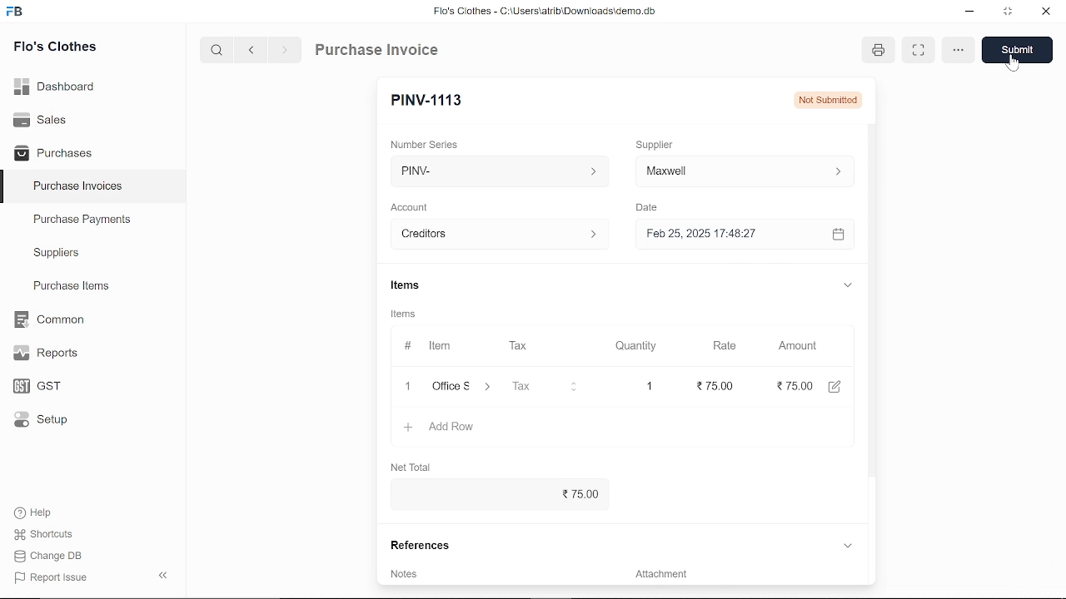 The width and height of the screenshot is (1066, 599). Describe the element at coordinates (840, 235) in the screenshot. I see `calender` at that location.